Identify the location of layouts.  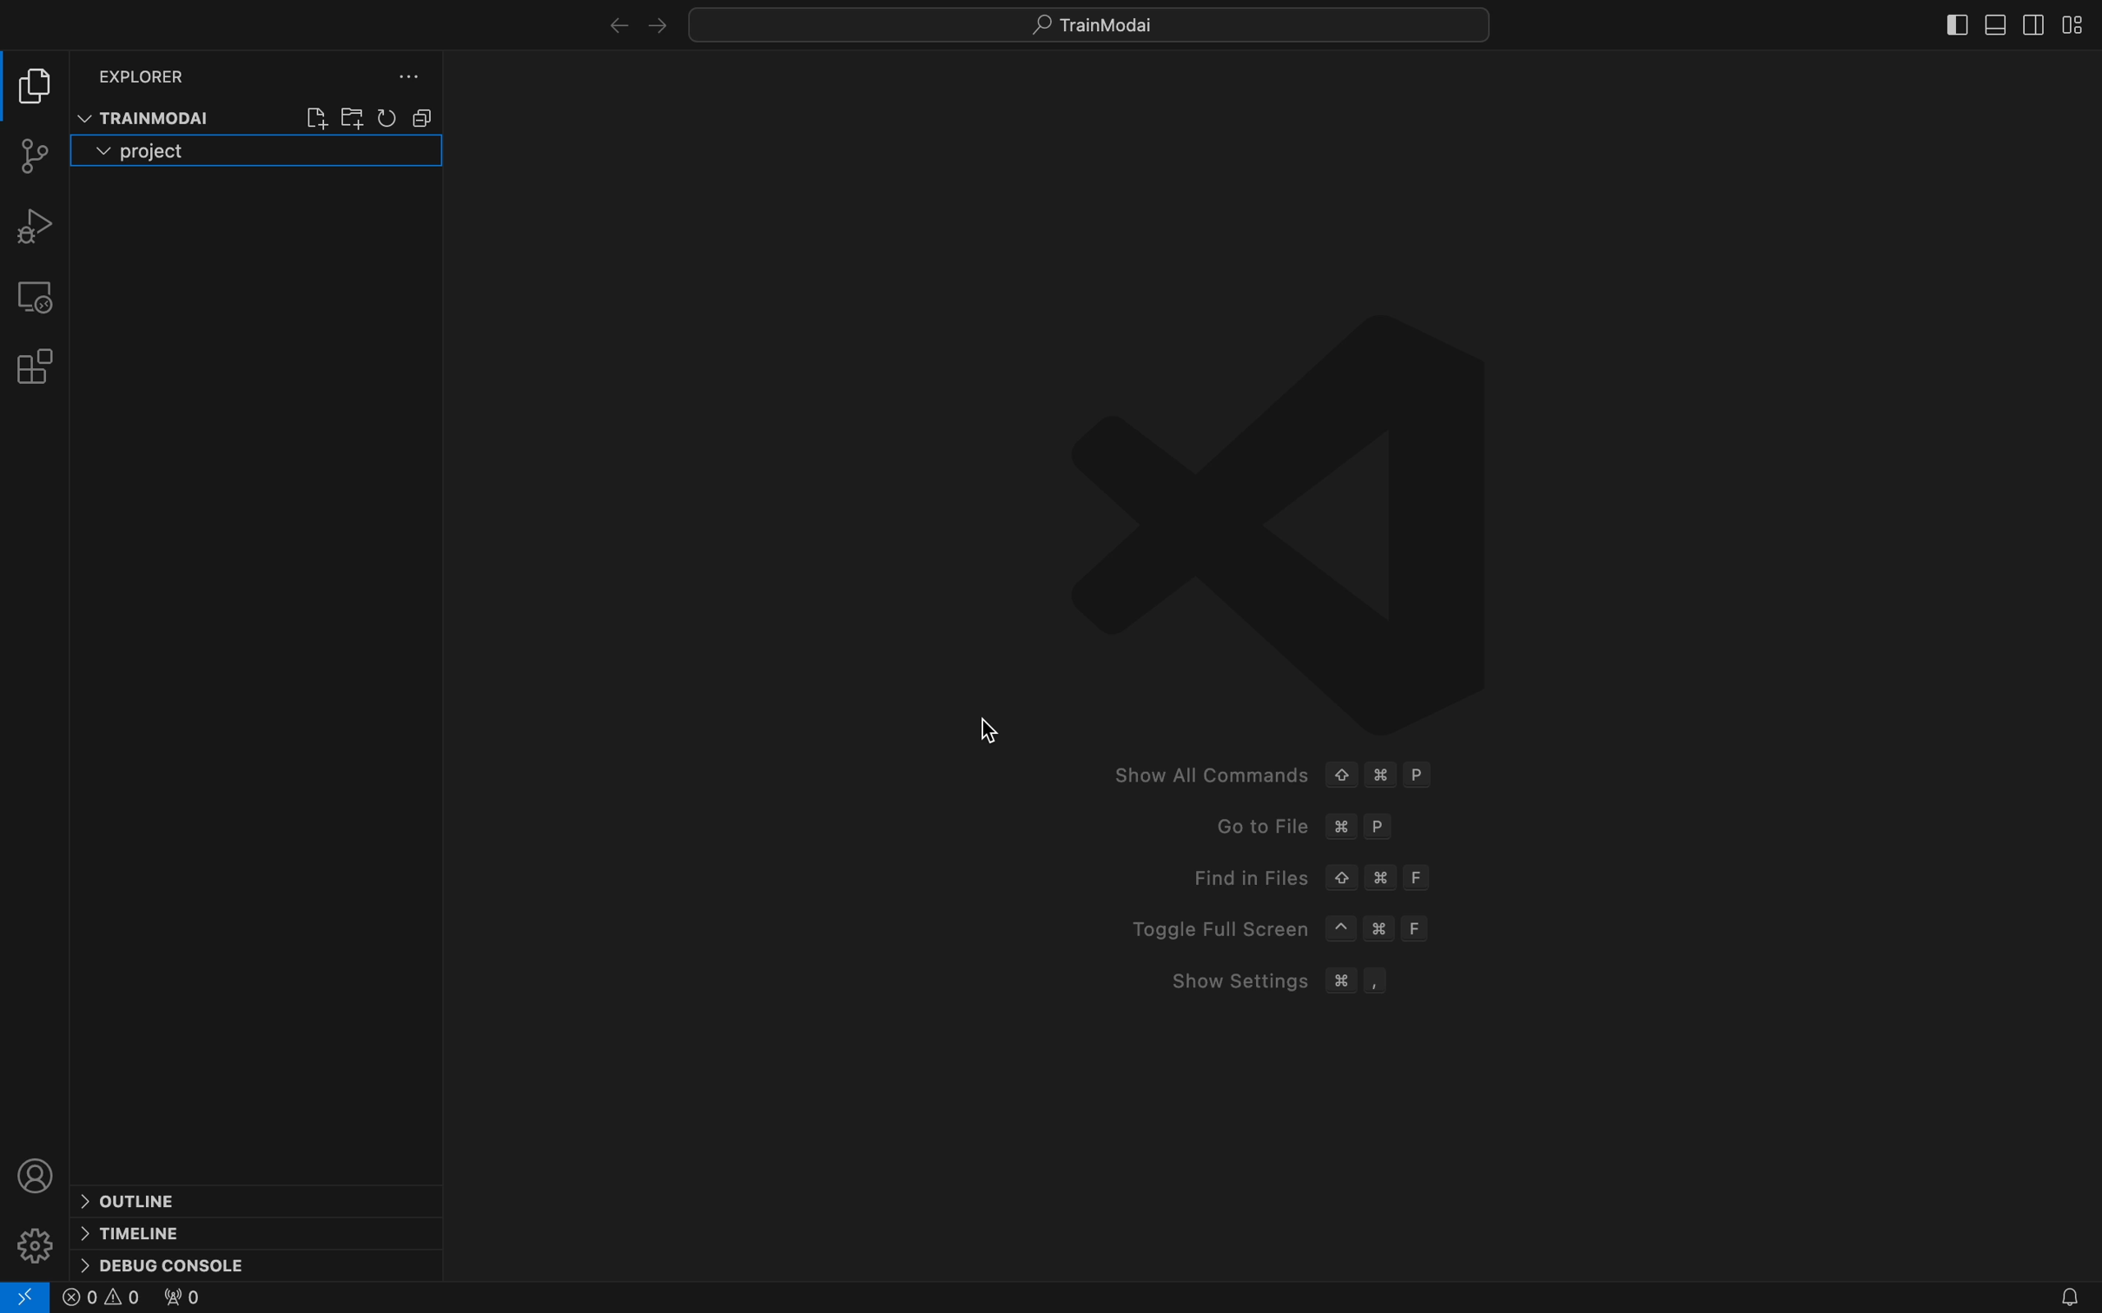
(2078, 23).